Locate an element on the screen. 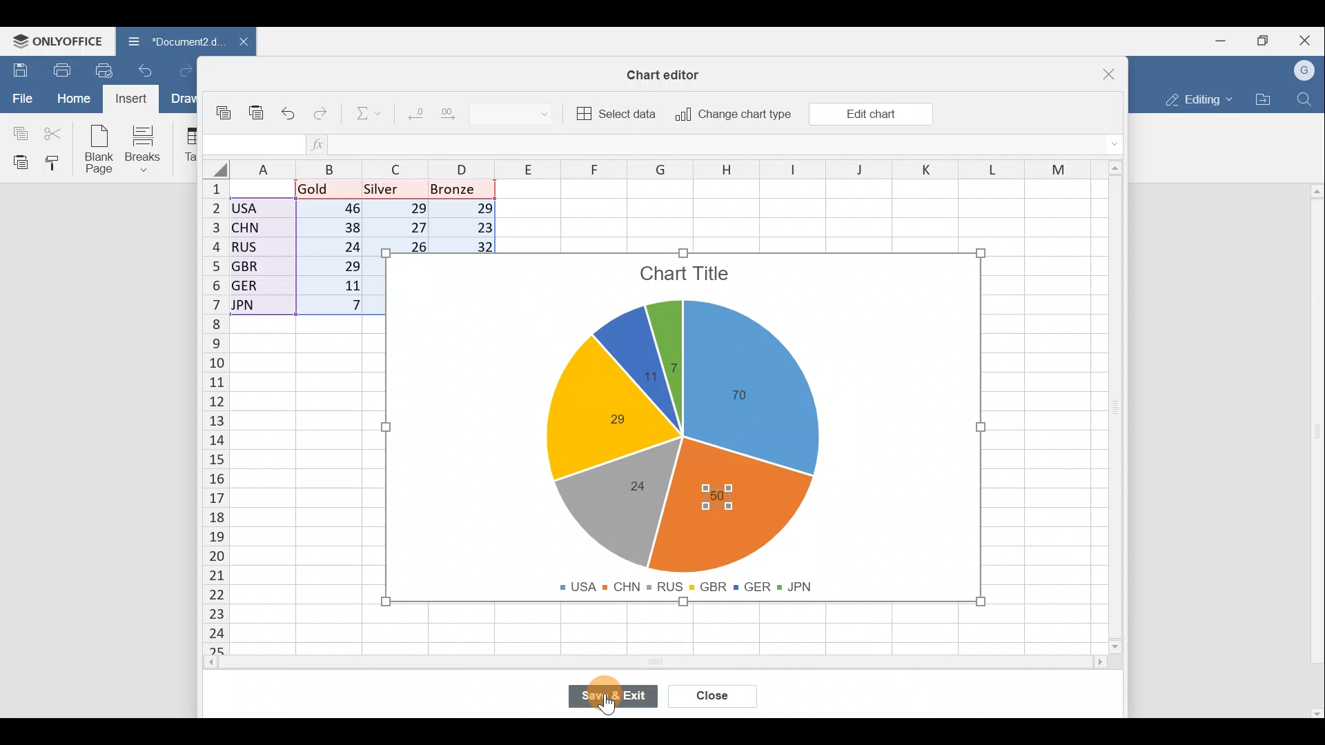 Image resolution: width=1325 pixels, height=745 pixels. Scroll bar is located at coordinates (676, 663).